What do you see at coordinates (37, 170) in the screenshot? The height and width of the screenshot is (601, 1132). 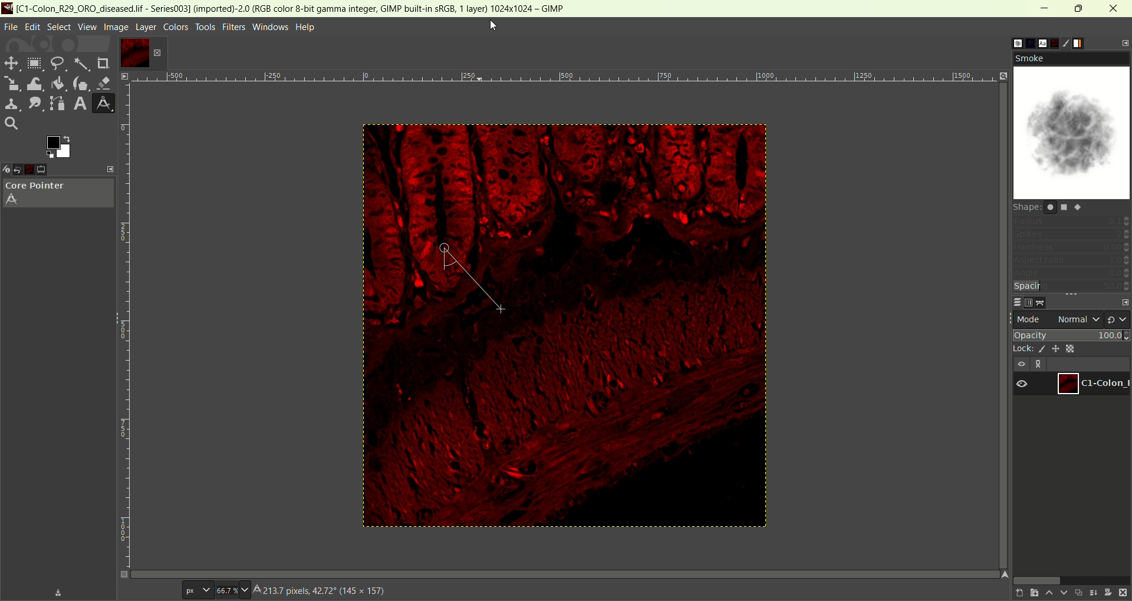 I see `images` at bounding box center [37, 170].